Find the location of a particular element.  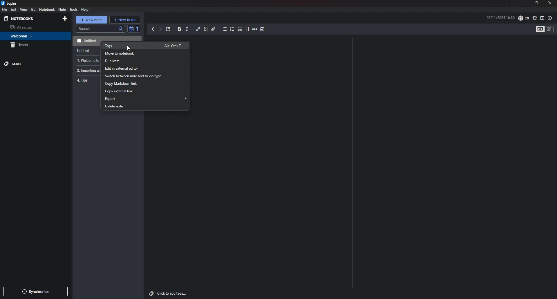

new note is located at coordinates (92, 19).